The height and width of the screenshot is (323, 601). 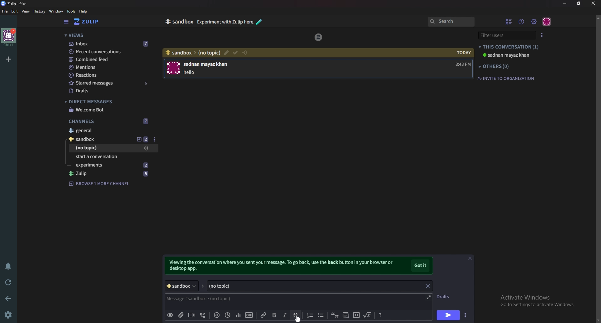 I want to click on zulip, so click(x=318, y=37).